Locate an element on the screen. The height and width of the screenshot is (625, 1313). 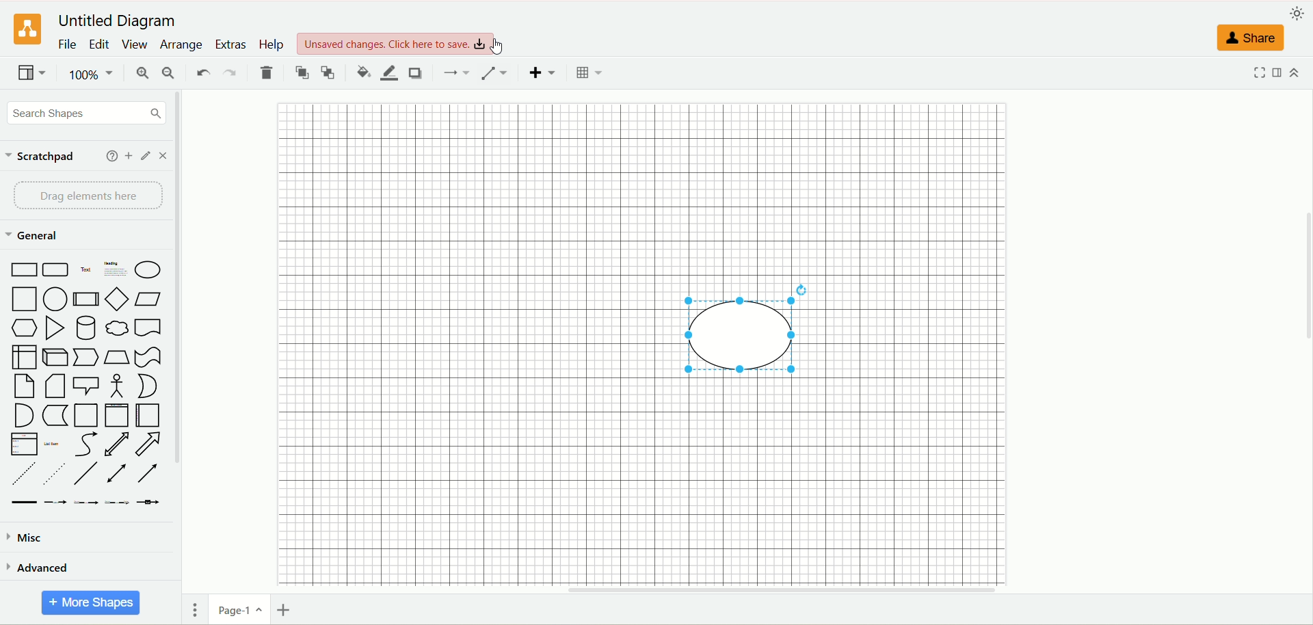
fullscreen is located at coordinates (1259, 77).